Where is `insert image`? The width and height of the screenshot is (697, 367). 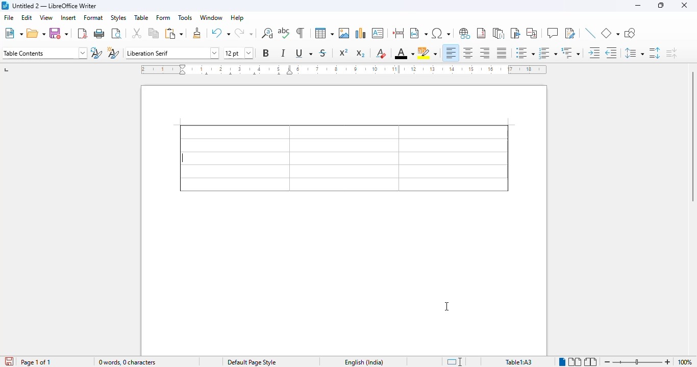
insert image is located at coordinates (344, 33).